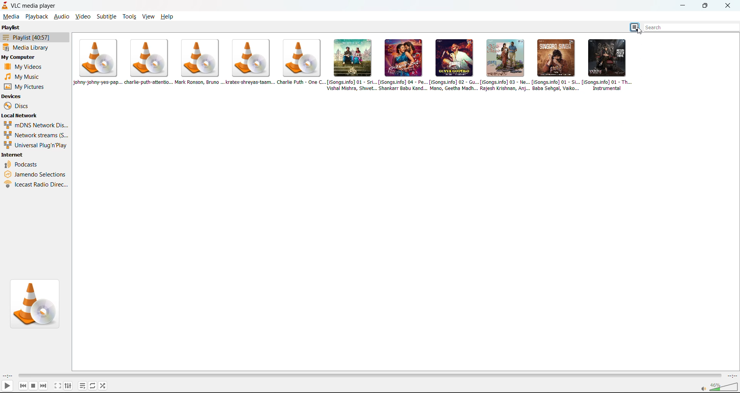  What do you see at coordinates (19, 106) in the screenshot?
I see `discs` at bounding box center [19, 106].